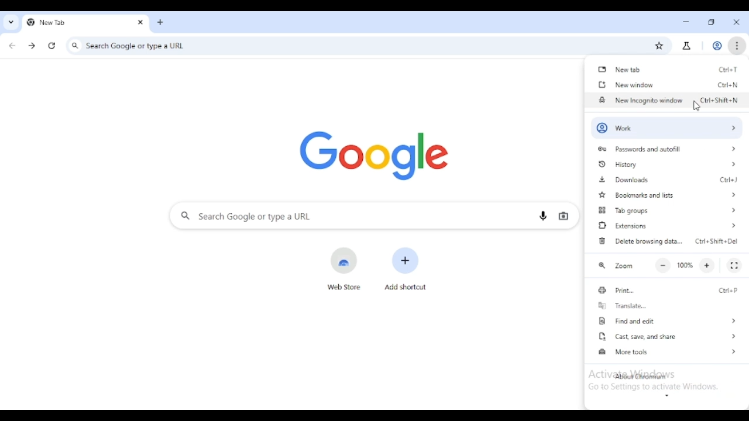  Describe the element at coordinates (668, 336) in the screenshot. I see `cast, save, and share` at that location.